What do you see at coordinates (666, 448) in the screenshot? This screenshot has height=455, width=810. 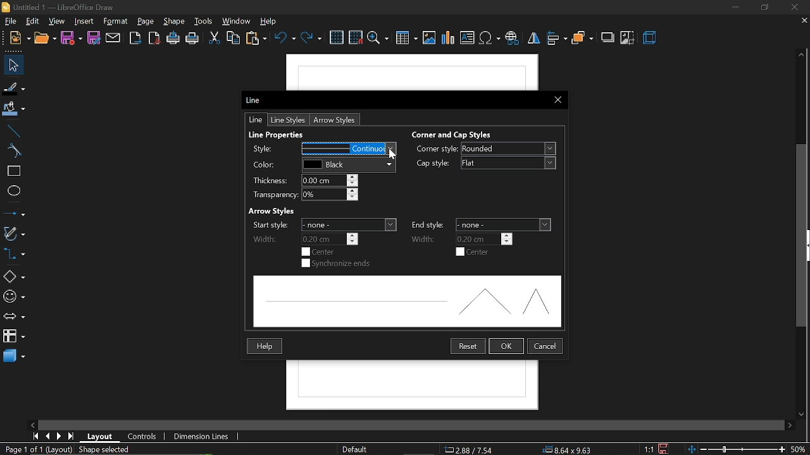 I see `save` at bounding box center [666, 448].